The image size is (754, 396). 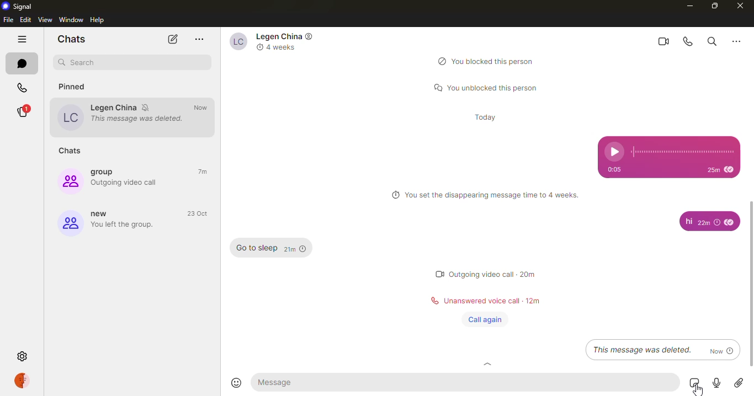 What do you see at coordinates (70, 223) in the screenshot?
I see `new` at bounding box center [70, 223].